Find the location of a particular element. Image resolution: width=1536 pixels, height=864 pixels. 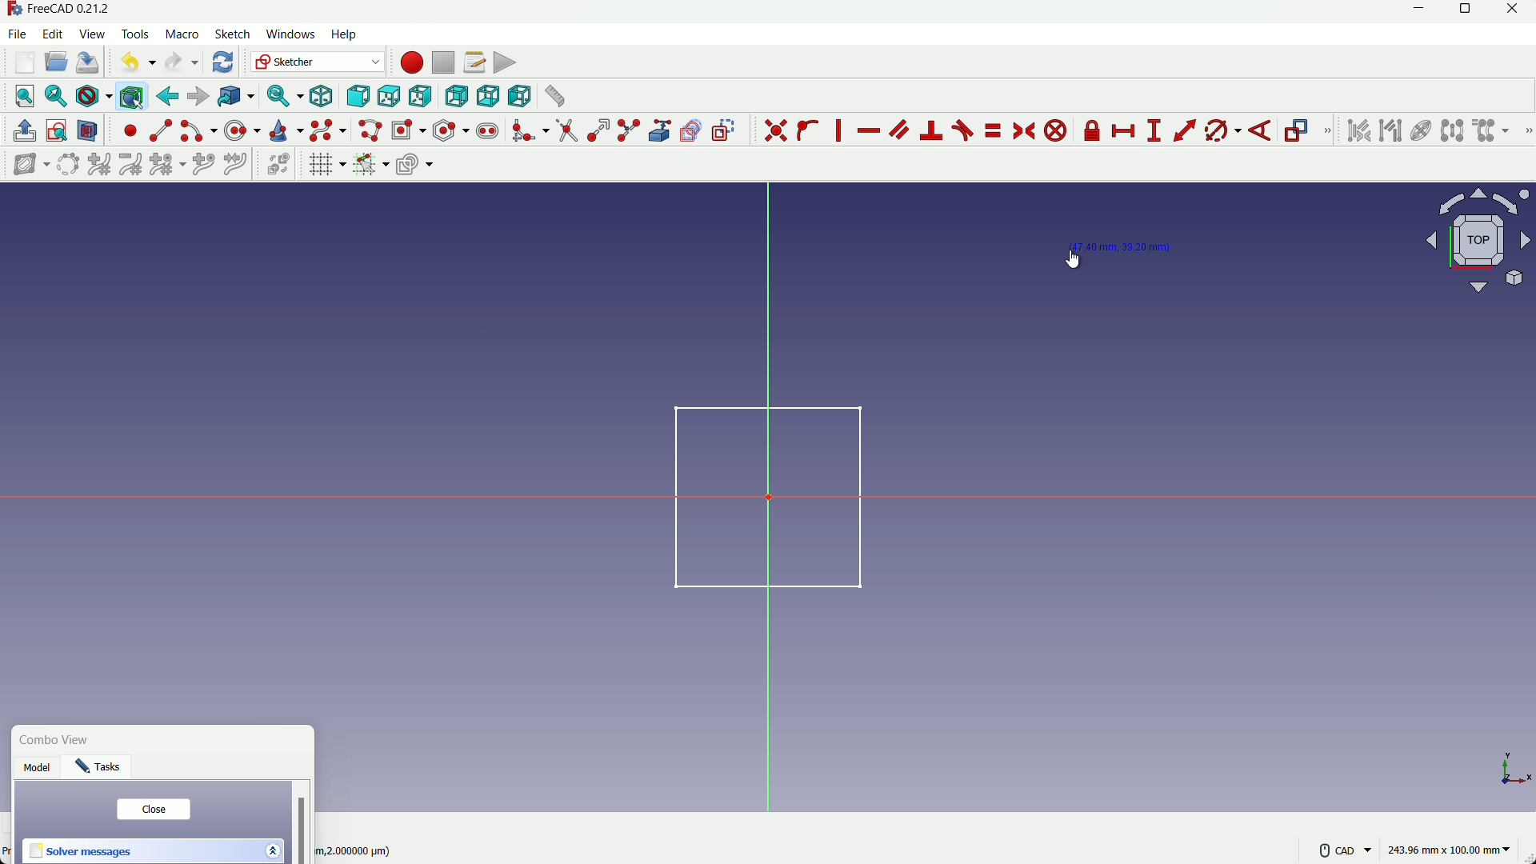

Expand is located at coordinates (272, 849).